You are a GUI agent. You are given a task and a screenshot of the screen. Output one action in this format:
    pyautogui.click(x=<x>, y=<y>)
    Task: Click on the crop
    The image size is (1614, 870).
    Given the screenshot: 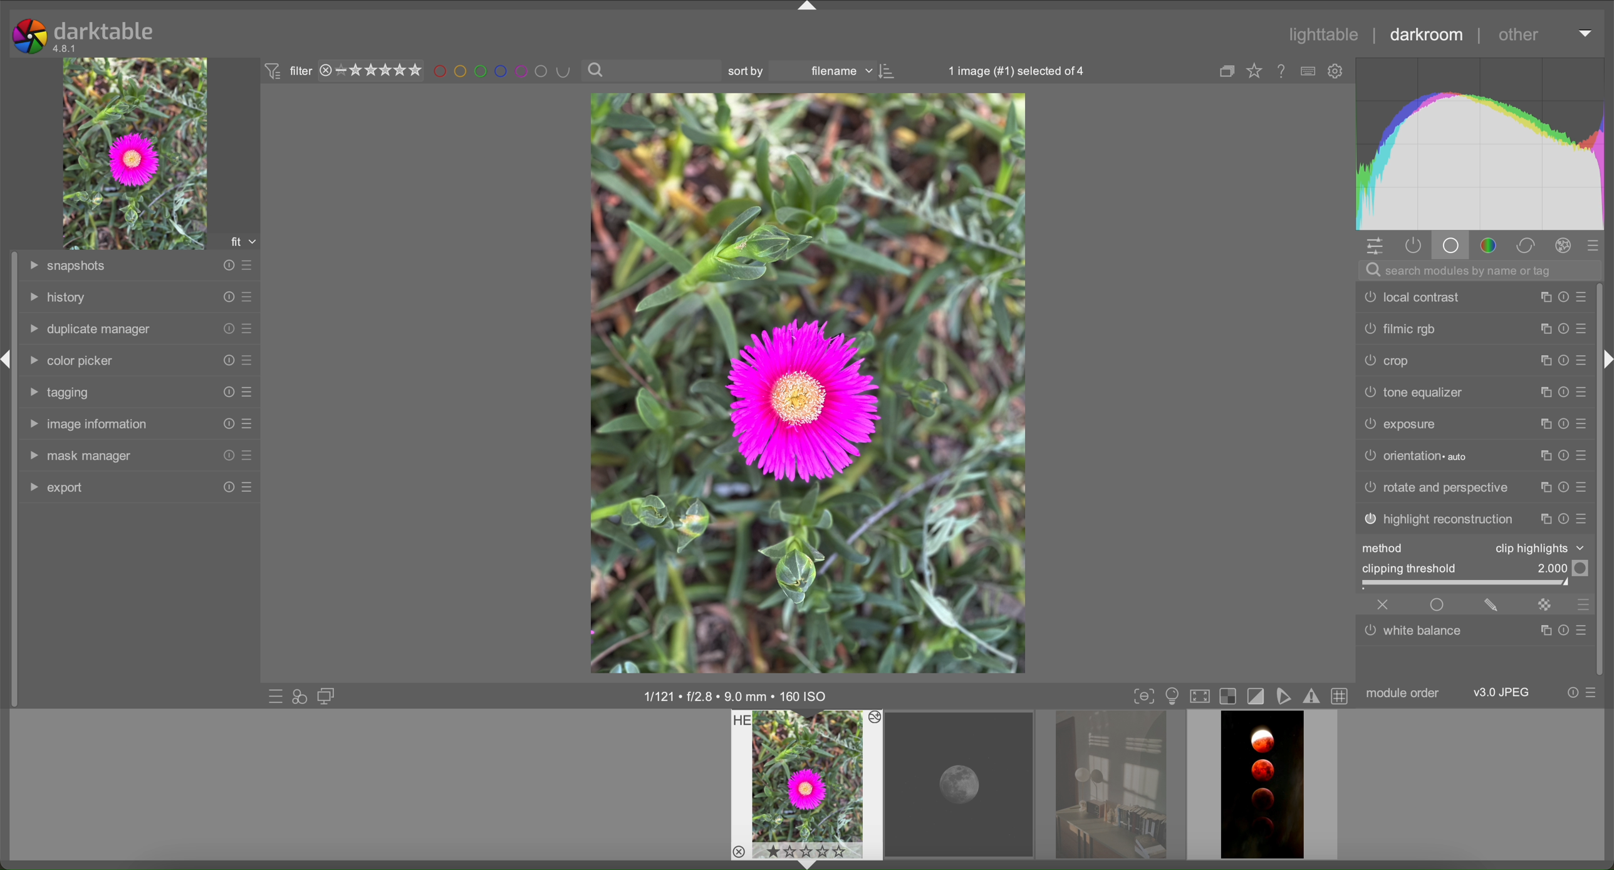 What is the action you would take?
    pyautogui.click(x=1389, y=360)
    